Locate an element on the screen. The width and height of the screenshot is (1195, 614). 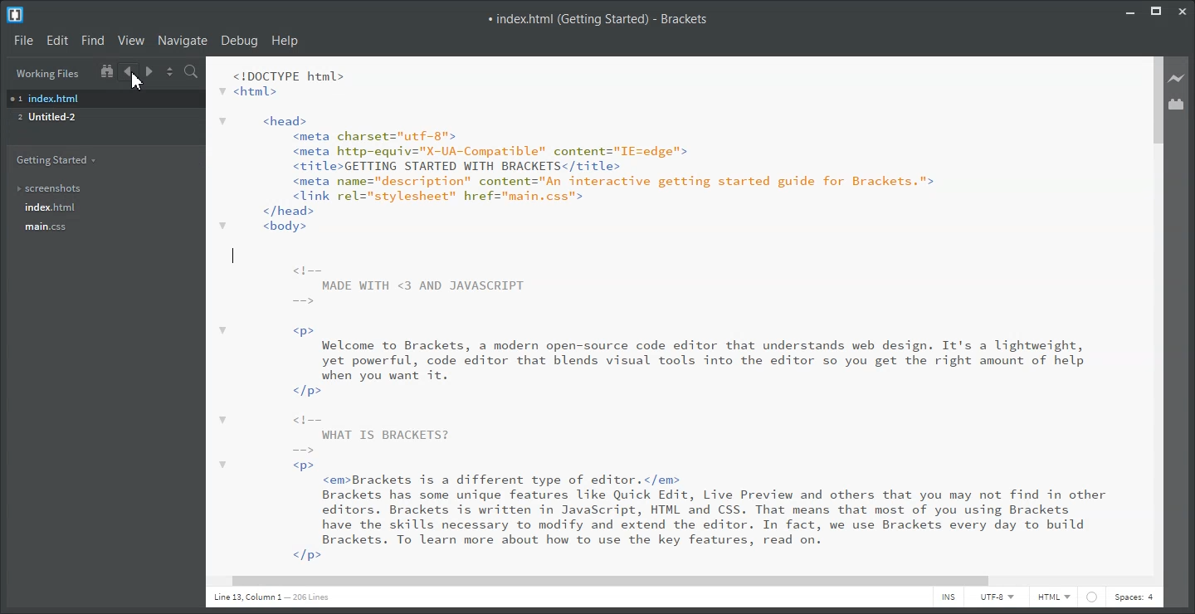
Navigate Forward is located at coordinates (153, 71).